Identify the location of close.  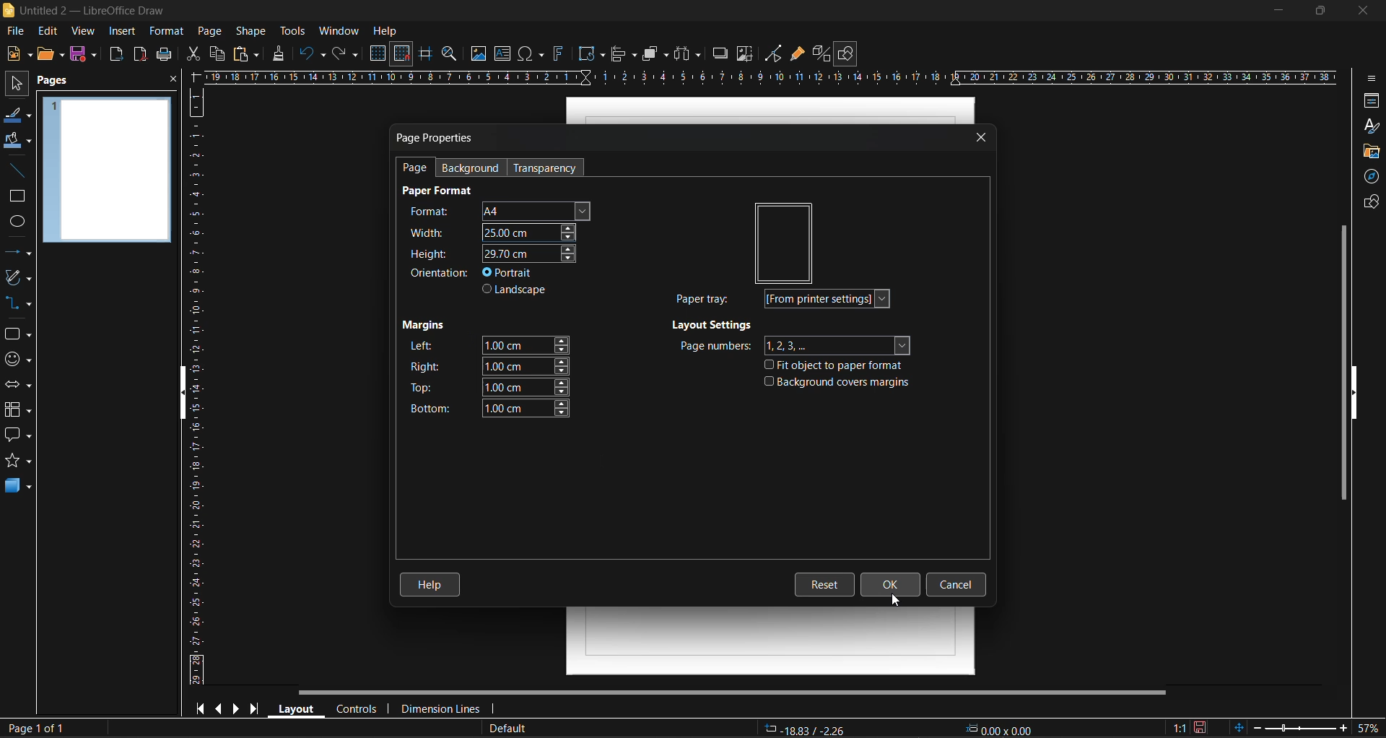
(1364, 12).